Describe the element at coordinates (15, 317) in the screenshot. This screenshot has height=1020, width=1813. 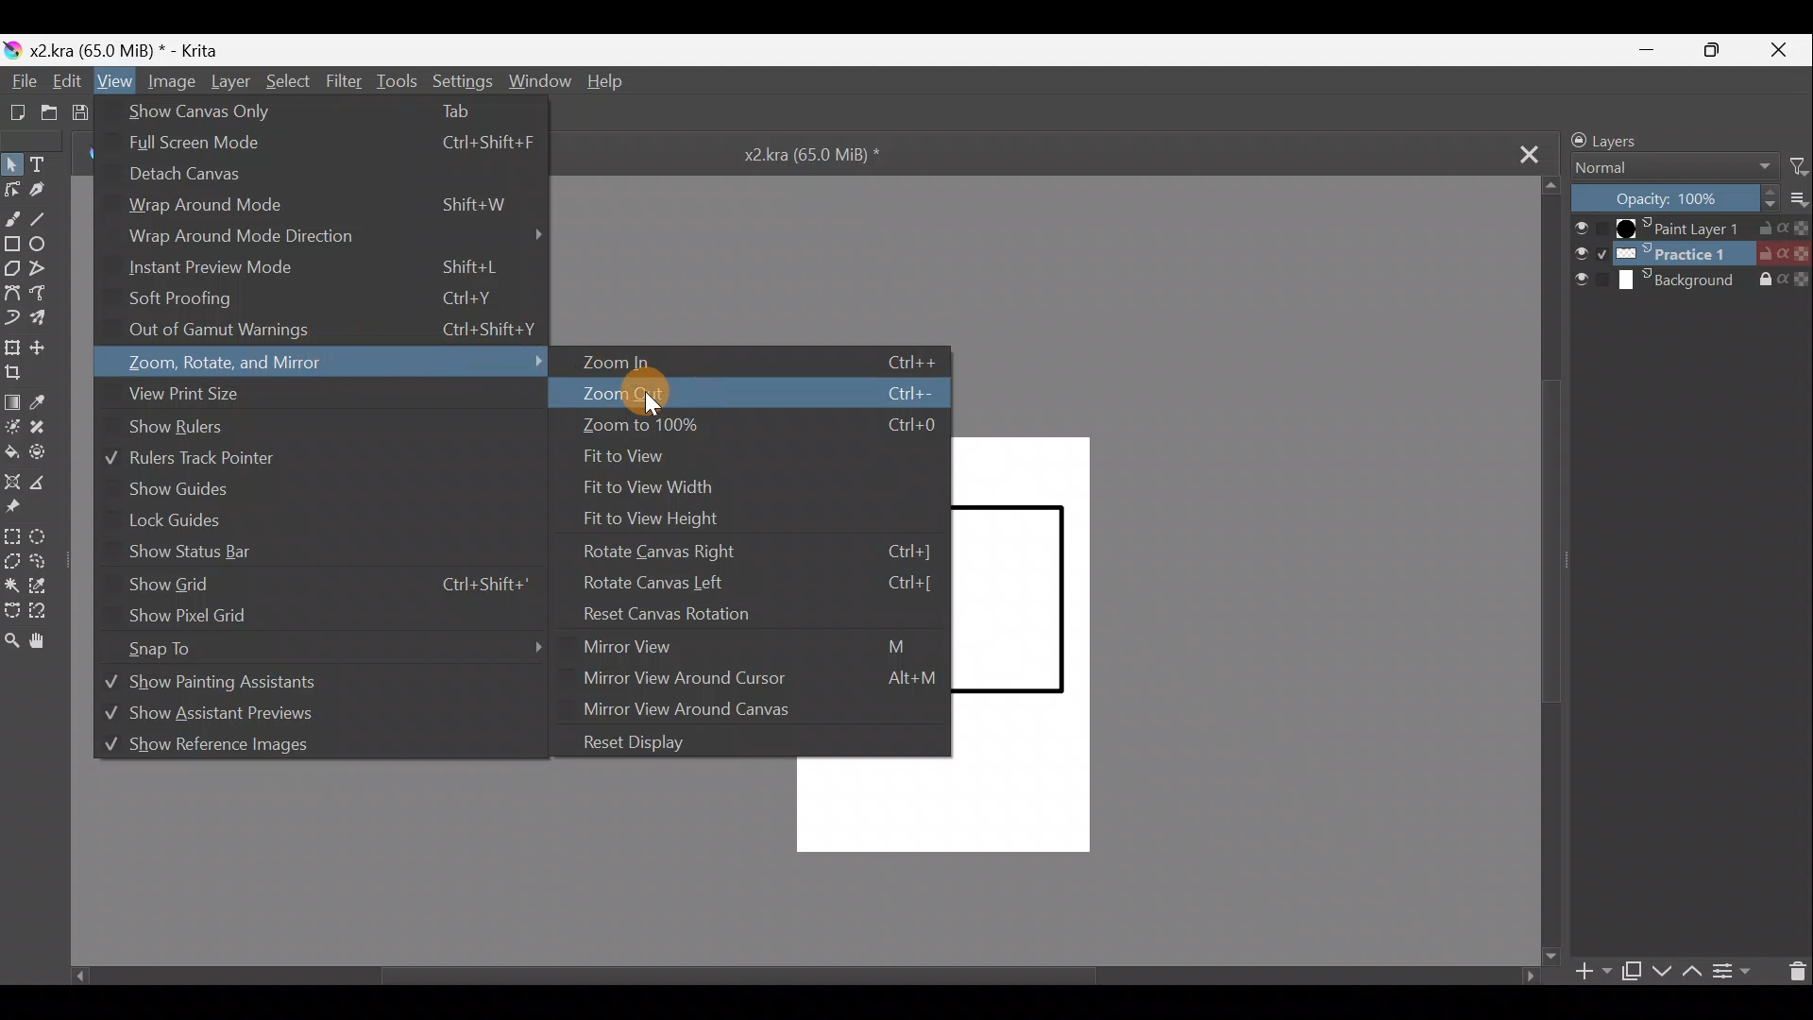
I see `Dynamic brush tool` at that location.